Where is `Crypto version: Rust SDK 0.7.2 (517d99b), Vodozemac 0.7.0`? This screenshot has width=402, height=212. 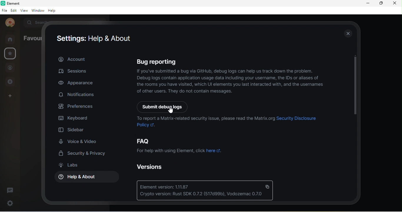 Crypto version: Rust SDK 0.7.2 (517d99b), Vodozemac 0.7.0 is located at coordinates (202, 195).